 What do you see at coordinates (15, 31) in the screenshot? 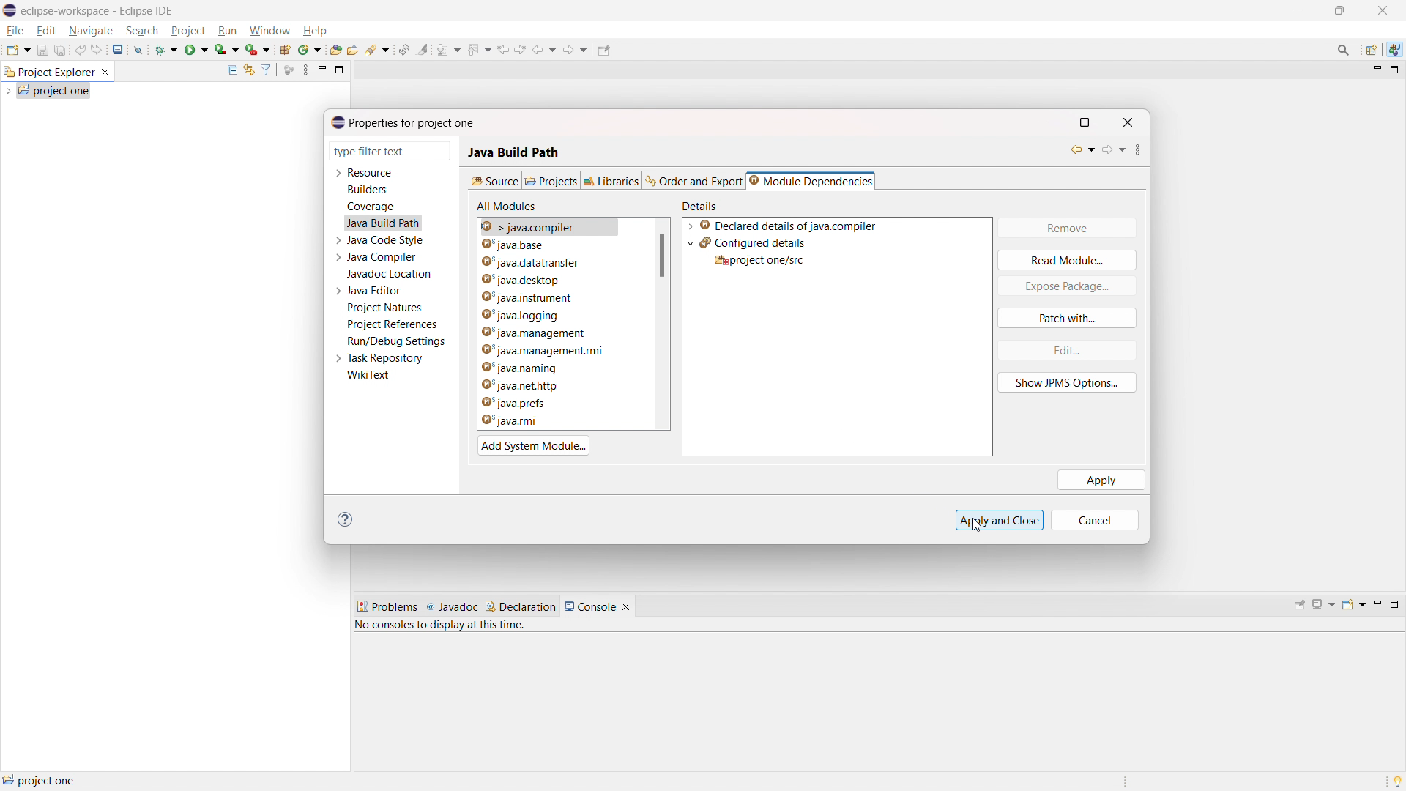
I see `file` at bounding box center [15, 31].